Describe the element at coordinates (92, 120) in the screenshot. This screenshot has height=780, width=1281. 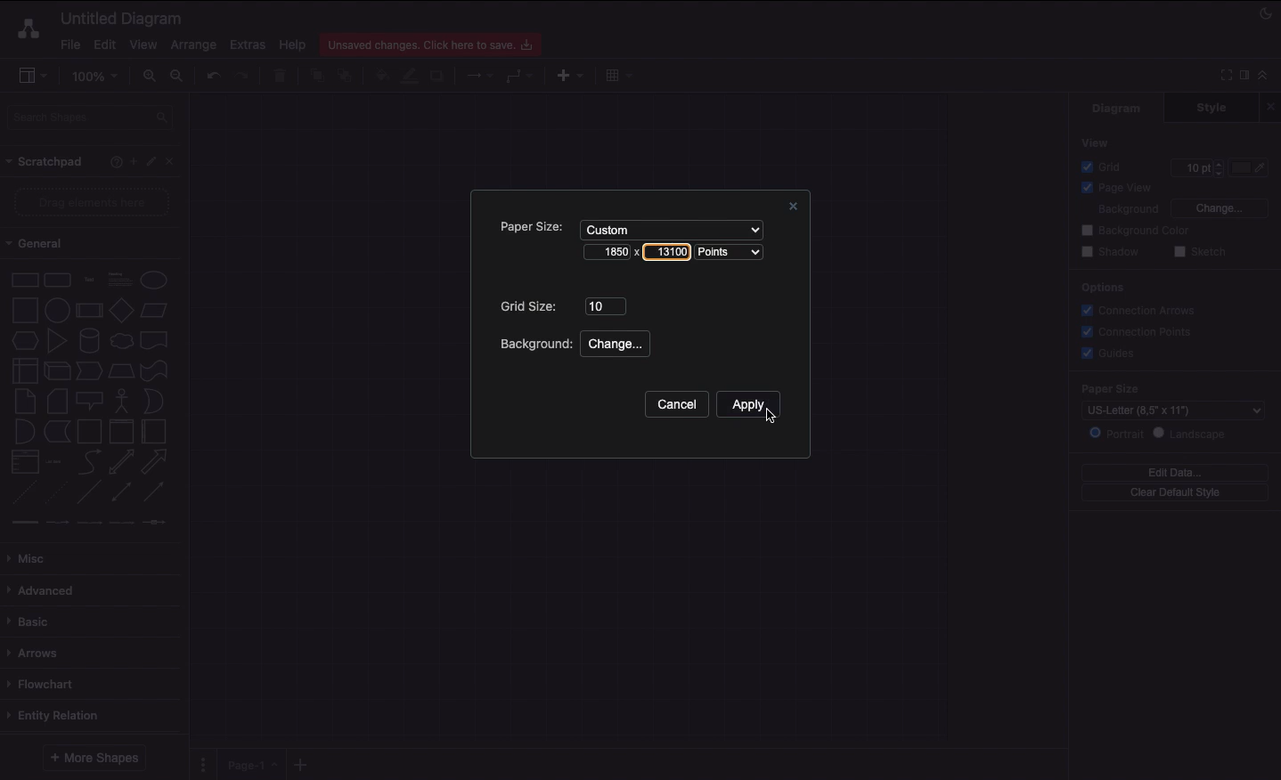
I see `Search shapes` at that location.